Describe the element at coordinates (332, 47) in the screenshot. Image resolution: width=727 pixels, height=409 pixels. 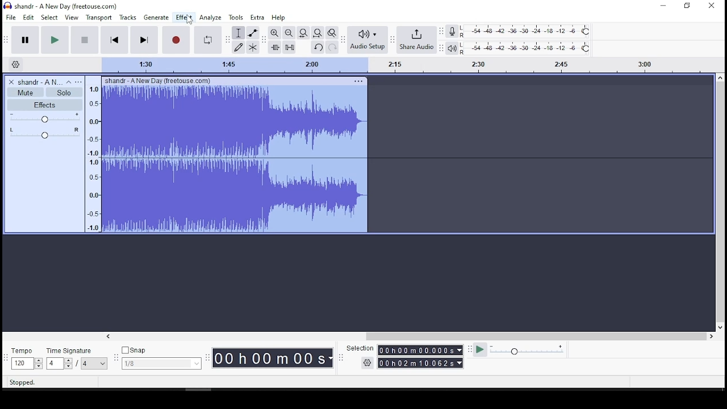
I see `redo` at that location.